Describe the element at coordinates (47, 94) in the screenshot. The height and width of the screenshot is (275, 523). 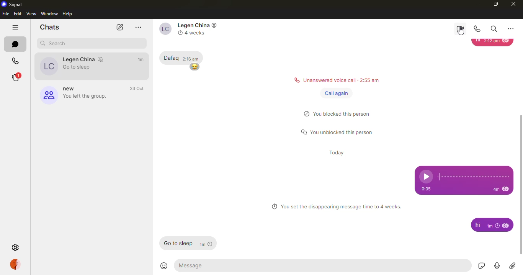
I see `profile` at that location.